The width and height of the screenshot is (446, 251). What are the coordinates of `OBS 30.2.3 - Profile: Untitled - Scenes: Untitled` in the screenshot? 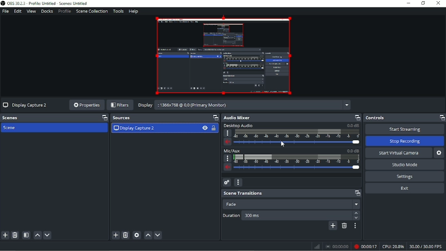 It's located at (47, 3).